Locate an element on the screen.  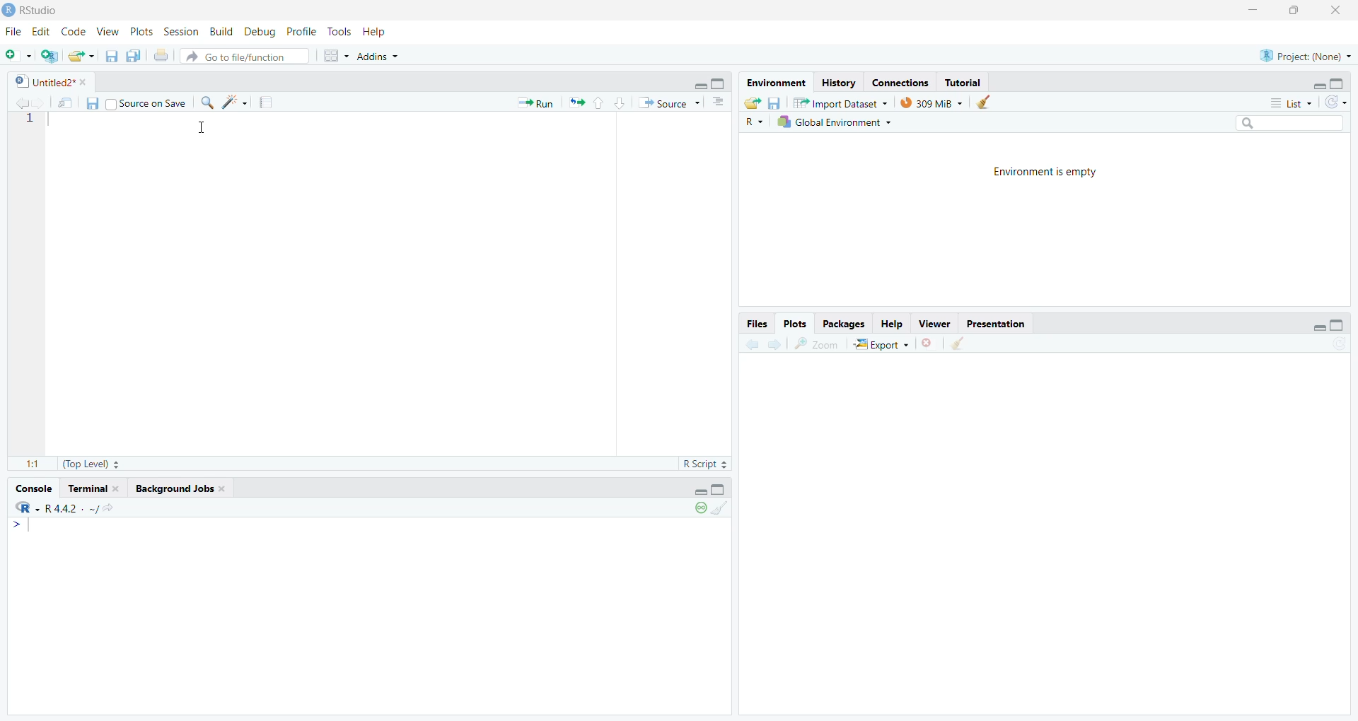
R is located at coordinates (753, 122).